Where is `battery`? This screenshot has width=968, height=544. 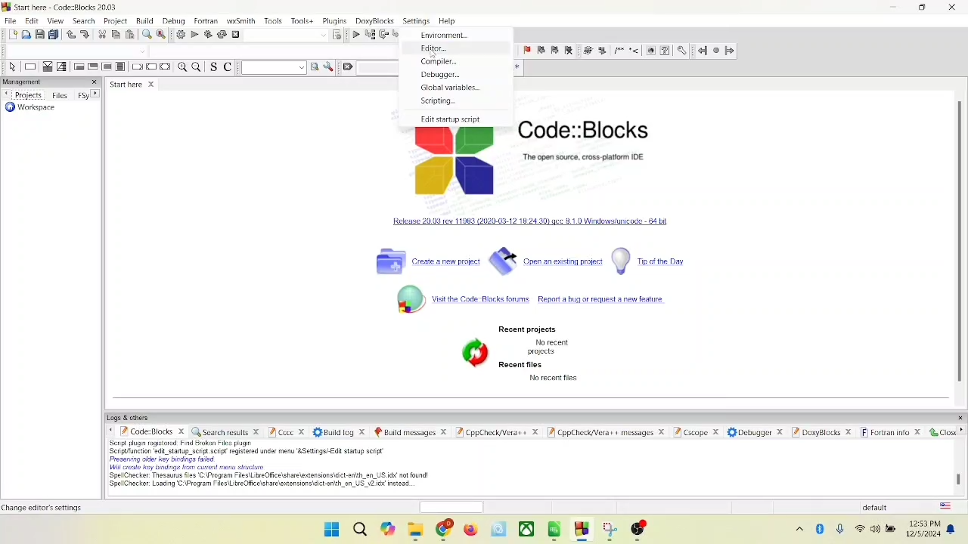
battery is located at coordinates (891, 527).